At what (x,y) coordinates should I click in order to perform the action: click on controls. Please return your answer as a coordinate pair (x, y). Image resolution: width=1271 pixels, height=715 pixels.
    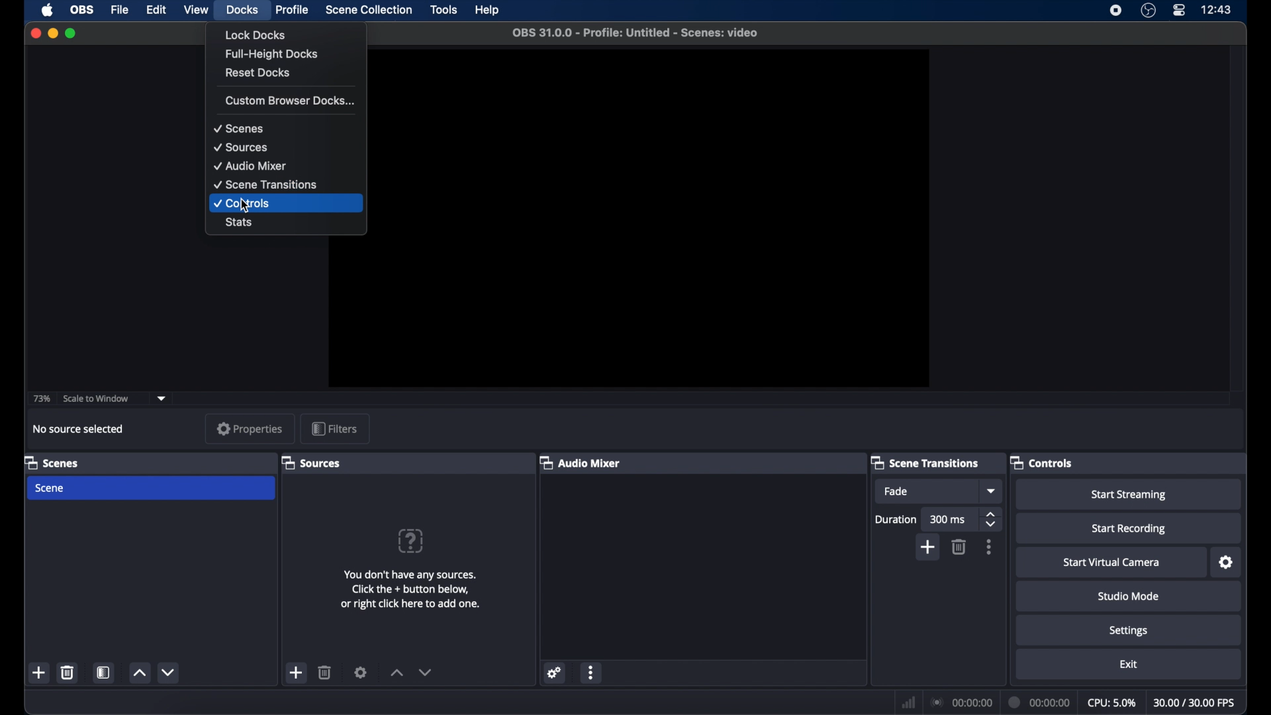
    Looking at the image, I should click on (242, 204).